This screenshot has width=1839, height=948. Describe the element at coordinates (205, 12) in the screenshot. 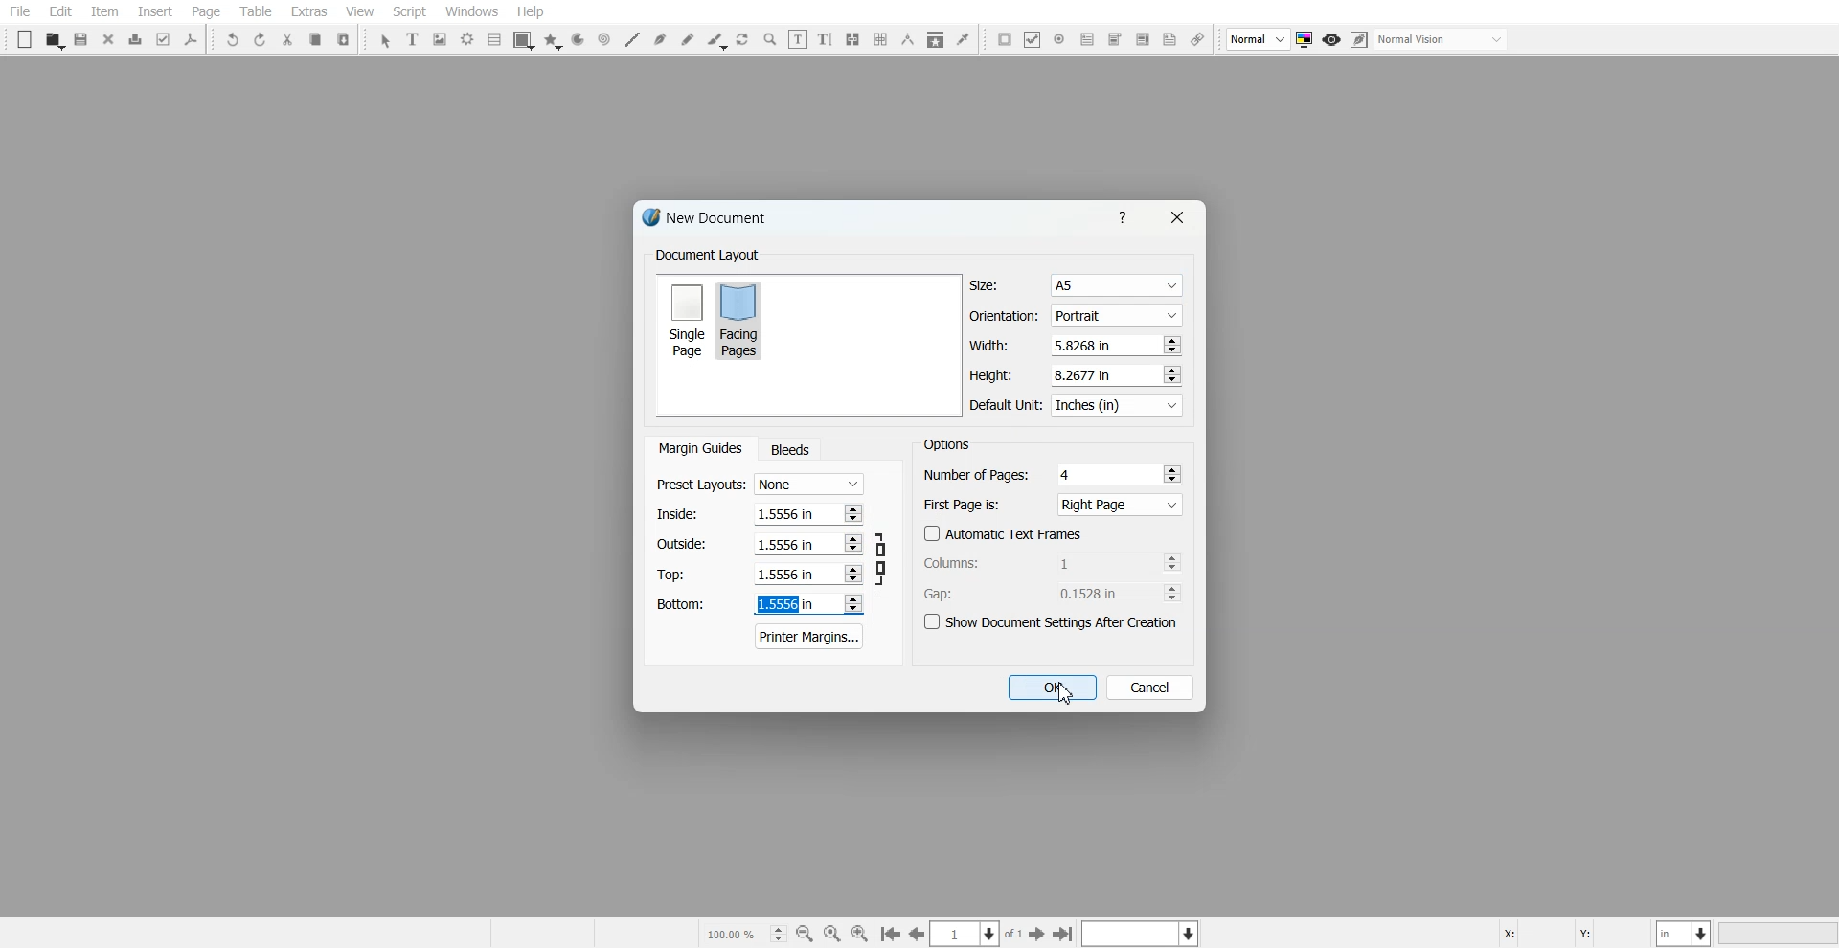

I see `Page` at that location.